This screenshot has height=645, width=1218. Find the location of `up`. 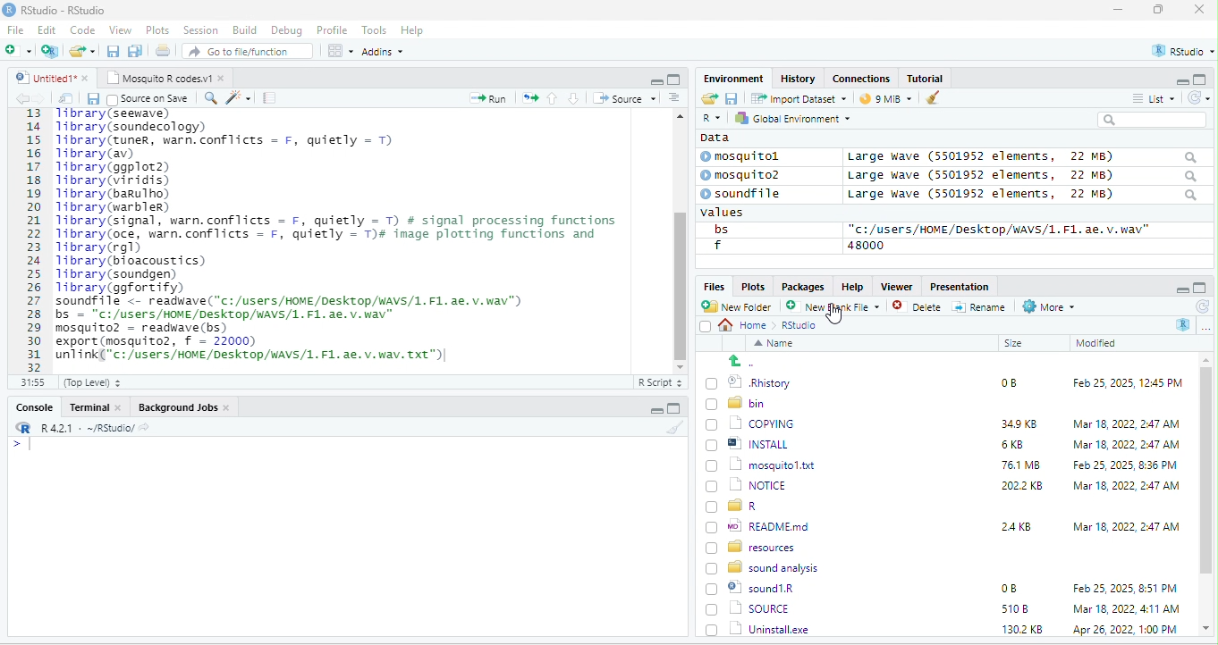

up is located at coordinates (554, 97).